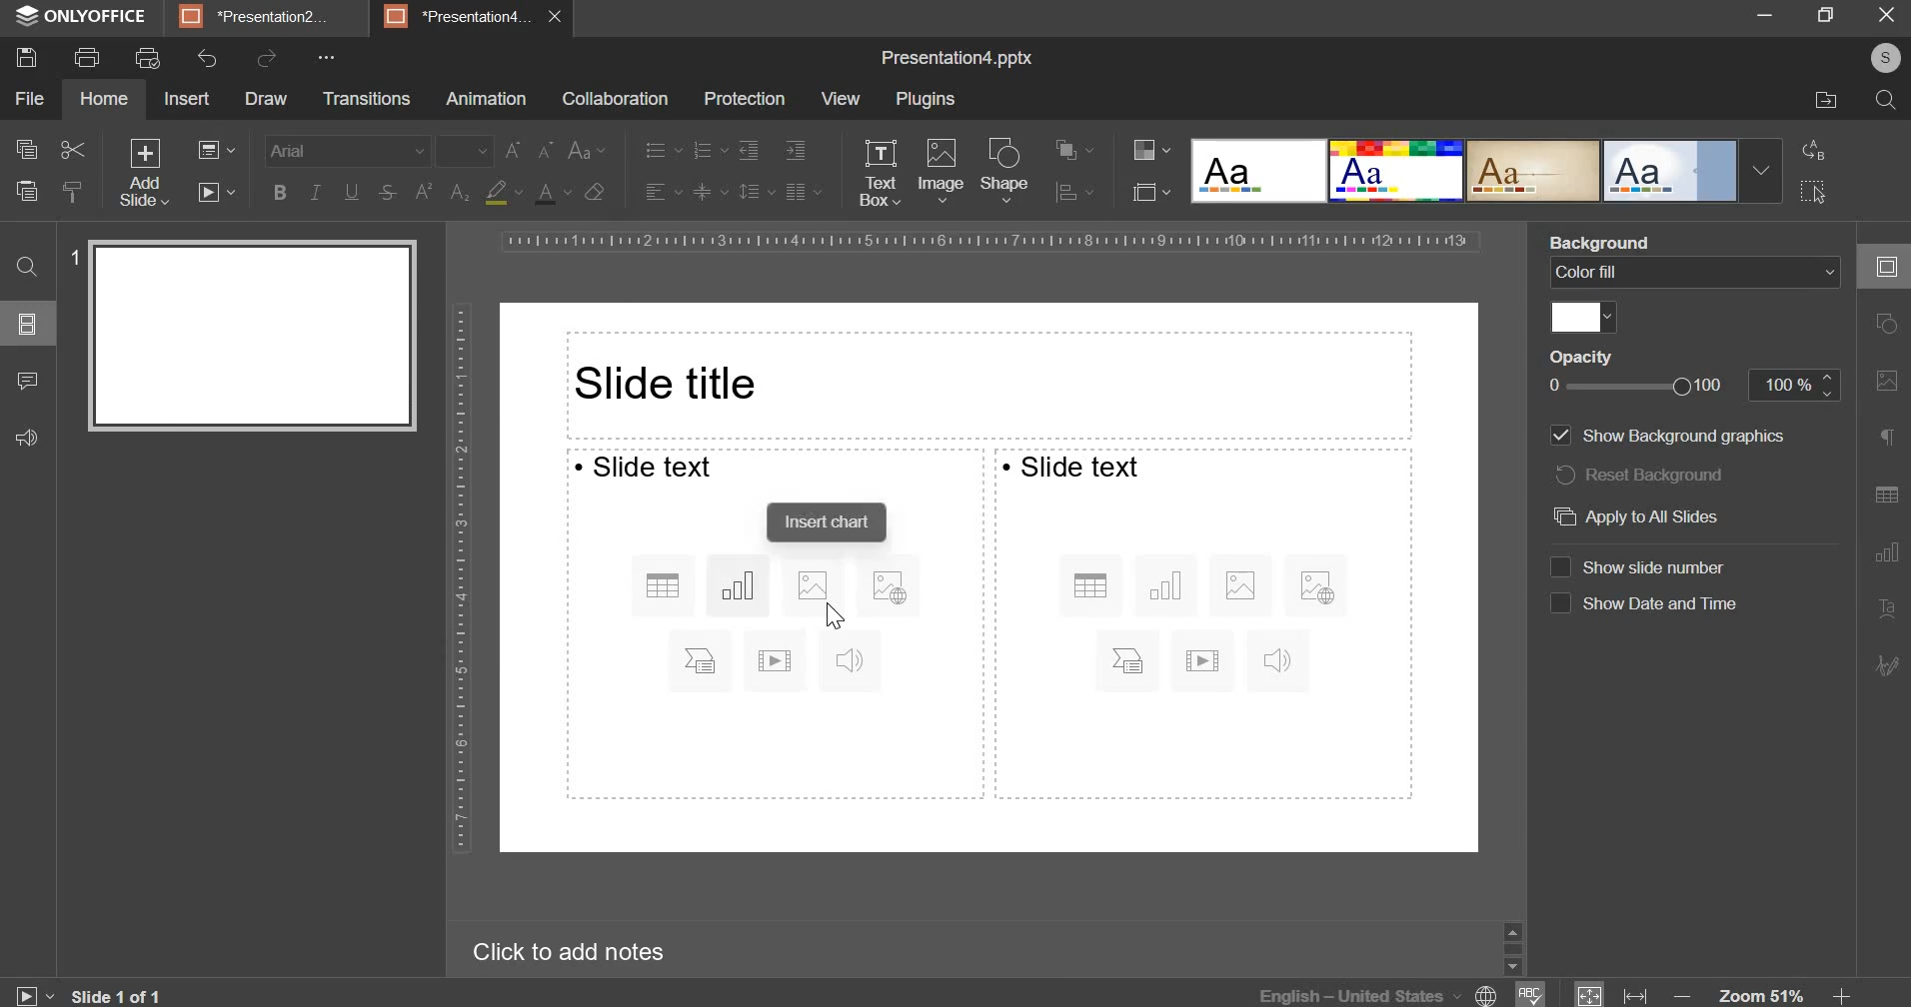  I want to click on shape, so click(1005, 170).